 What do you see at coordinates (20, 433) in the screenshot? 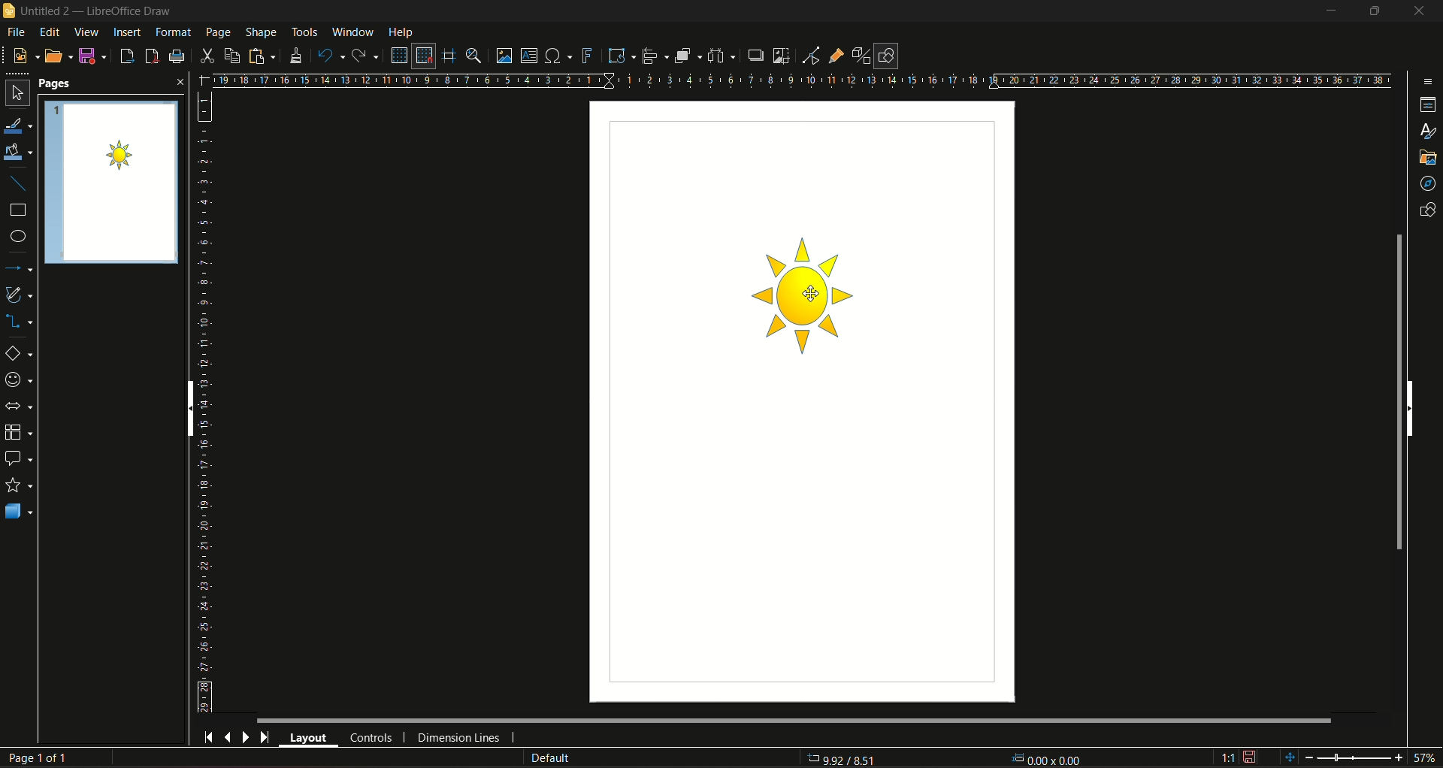
I see `flowchart` at bounding box center [20, 433].